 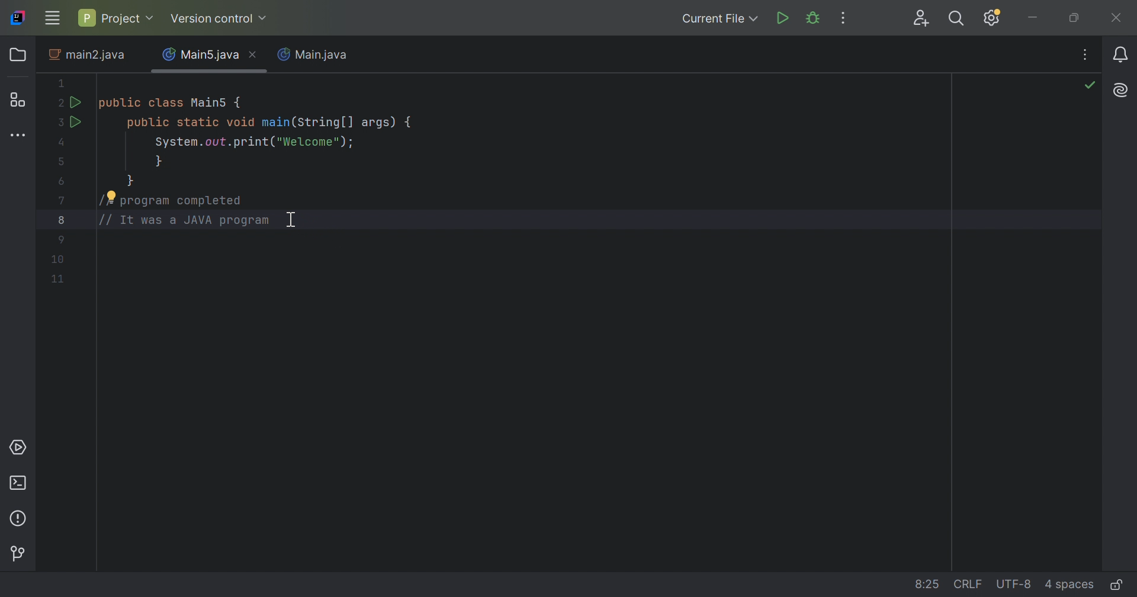 I want to click on AI Assistant, so click(x=1122, y=91).